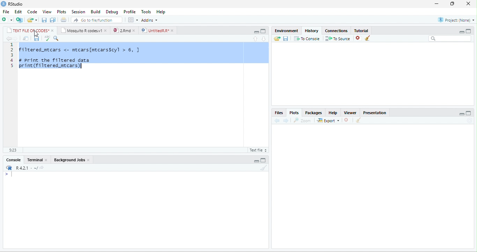  Describe the element at coordinates (95, 12) in the screenshot. I see `Build` at that location.